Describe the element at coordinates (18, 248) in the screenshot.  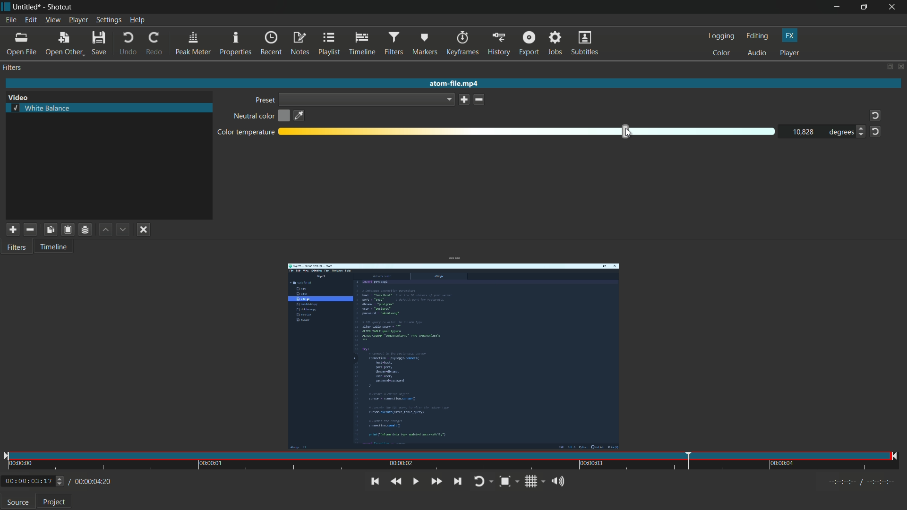
I see `filter tab` at that location.